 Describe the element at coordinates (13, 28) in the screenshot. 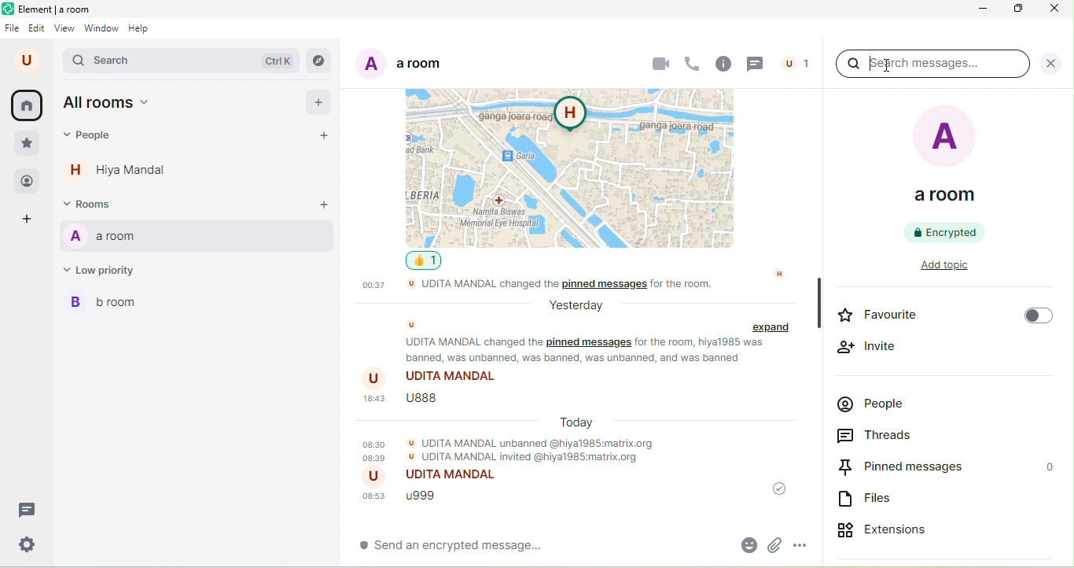

I see `file` at that location.